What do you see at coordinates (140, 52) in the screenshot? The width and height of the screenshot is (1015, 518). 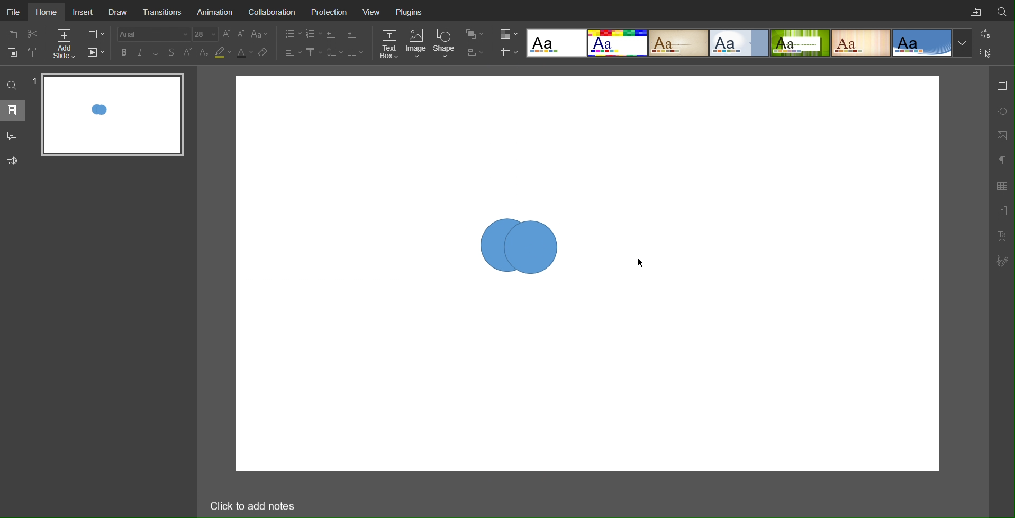 I see `Italics` at bounding box center [140, 52].